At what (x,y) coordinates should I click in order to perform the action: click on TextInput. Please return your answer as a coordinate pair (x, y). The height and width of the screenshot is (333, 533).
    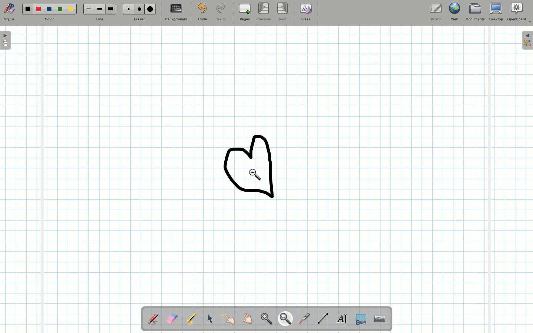
    Looking at the image, I should click on (379, 318).